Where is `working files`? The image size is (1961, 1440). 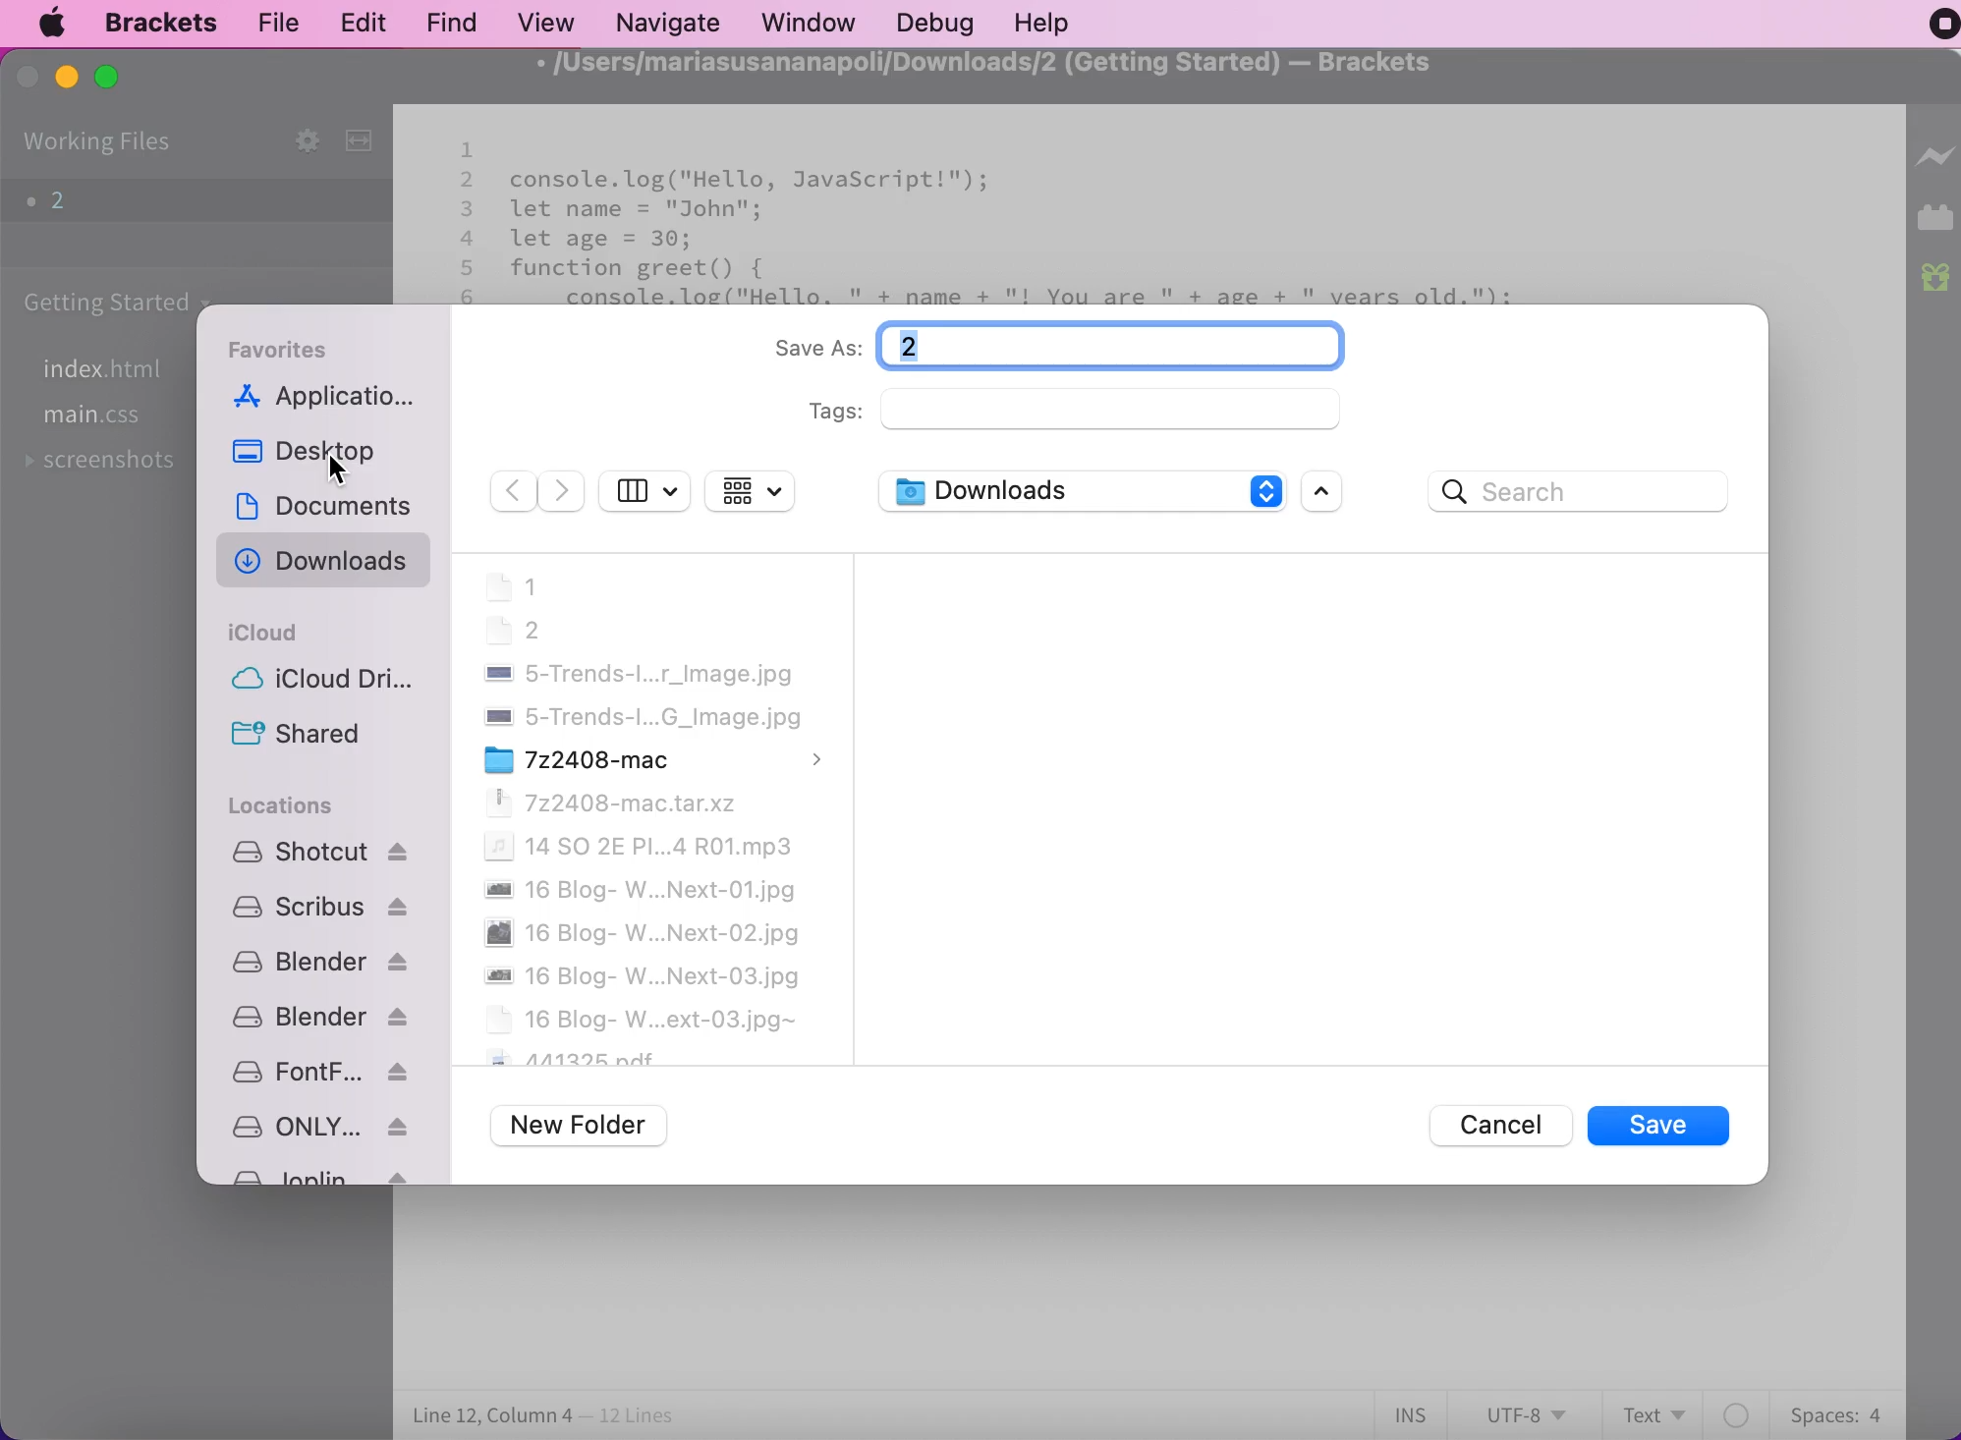 working files is located at coordinates (100, 142).